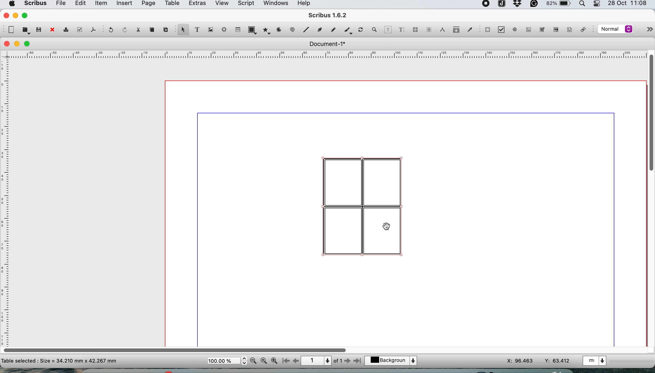 This screenshot has height=373, width=655. I want to click on image frame, so click(210, 30).